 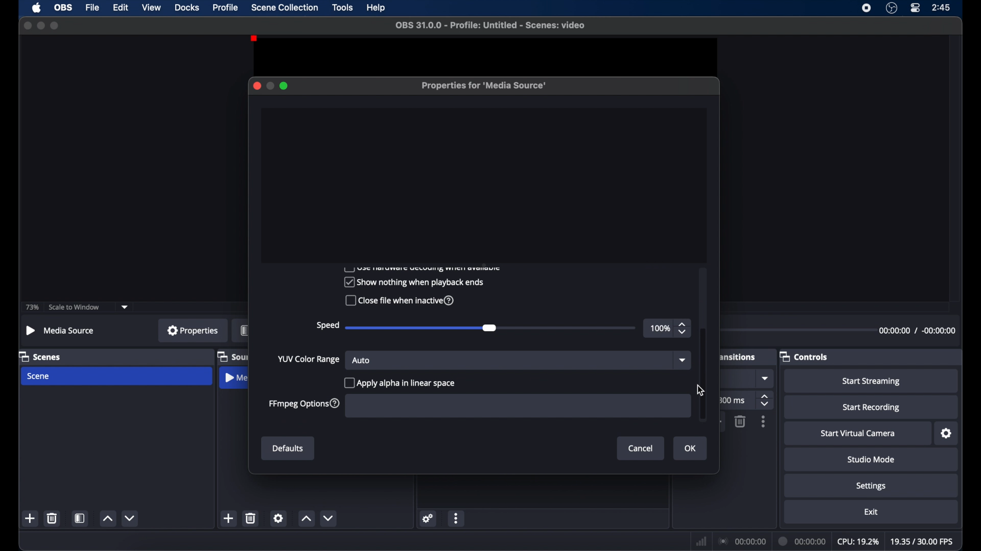 What do you see at coordinates (681, 361) in the screenshot?
I see `dropdown` at bounding box center [681, 361].